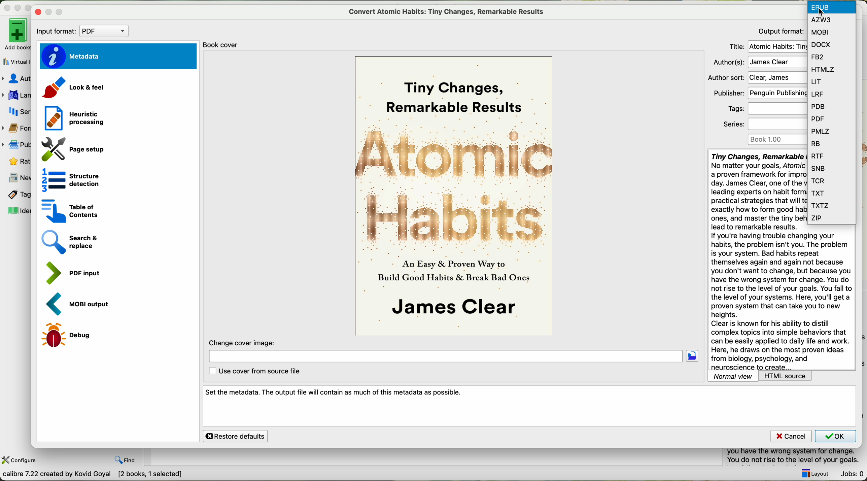 The height and width of the screenshot is (481, 867). Describe the element at coordinates (224, 45) in the screenshot. I see `book cover` at that location.